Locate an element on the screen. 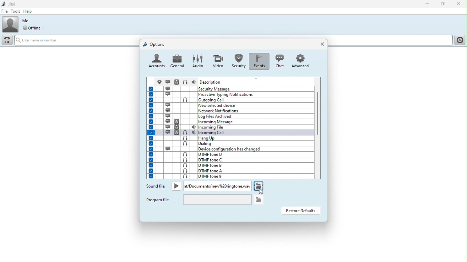 The image size is (467, 262). DTMF tone A is located at coordinates (228, 171).